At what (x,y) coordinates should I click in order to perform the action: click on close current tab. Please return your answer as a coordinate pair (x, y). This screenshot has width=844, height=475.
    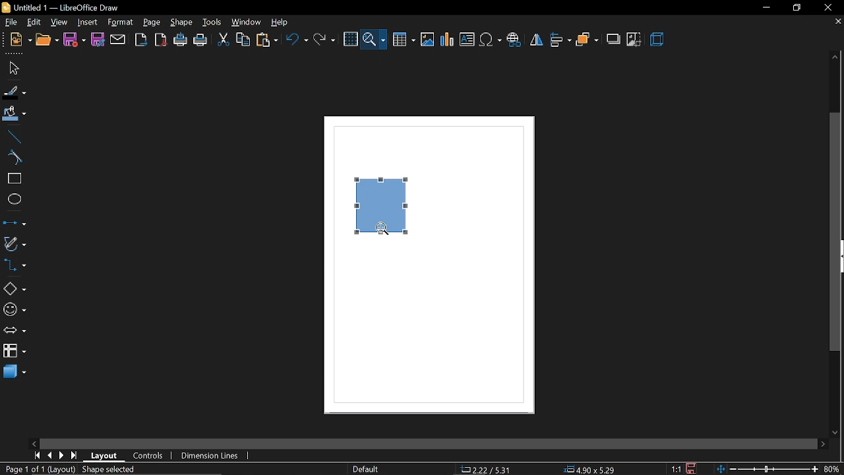
    Looking at the image, I should click on (835, 24).